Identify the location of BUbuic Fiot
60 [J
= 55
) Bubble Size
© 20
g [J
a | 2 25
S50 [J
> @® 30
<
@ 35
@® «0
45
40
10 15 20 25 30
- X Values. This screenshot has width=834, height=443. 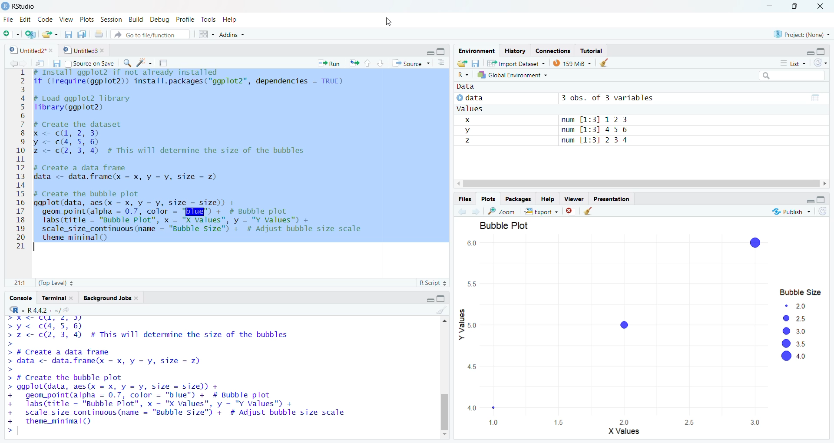
(644, 329).